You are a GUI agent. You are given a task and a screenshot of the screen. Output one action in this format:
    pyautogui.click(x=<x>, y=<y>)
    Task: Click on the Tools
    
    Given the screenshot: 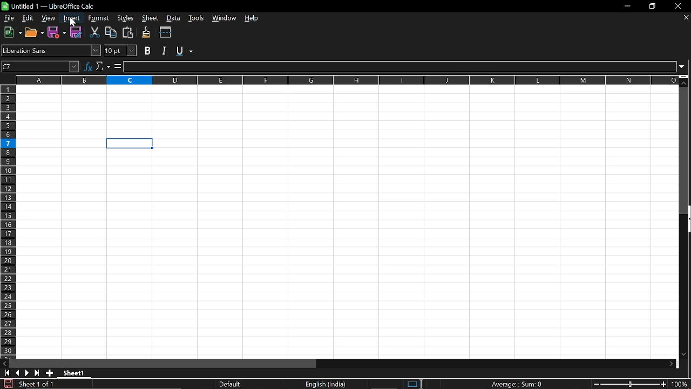 What is the action you would take?
    pyautogui.click(x=195, y=18)
    